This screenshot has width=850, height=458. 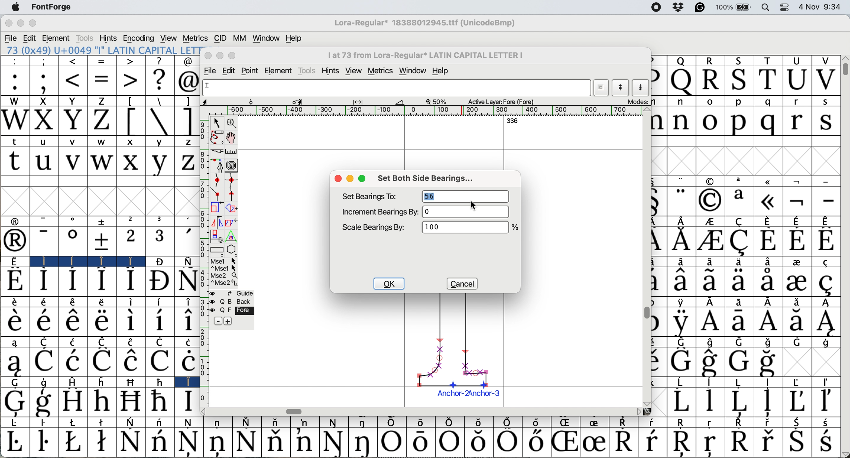 I want to click on Symbol, so click(x=830, y=261).